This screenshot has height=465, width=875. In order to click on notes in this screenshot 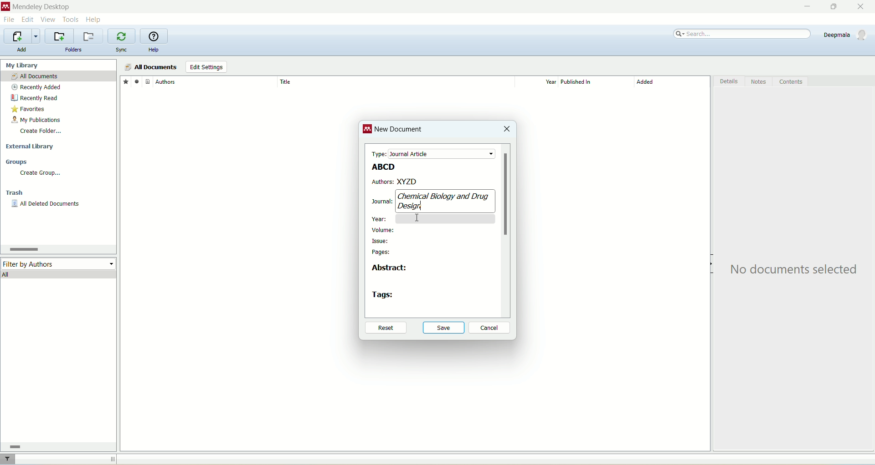, I will do `click(760, 82)`.